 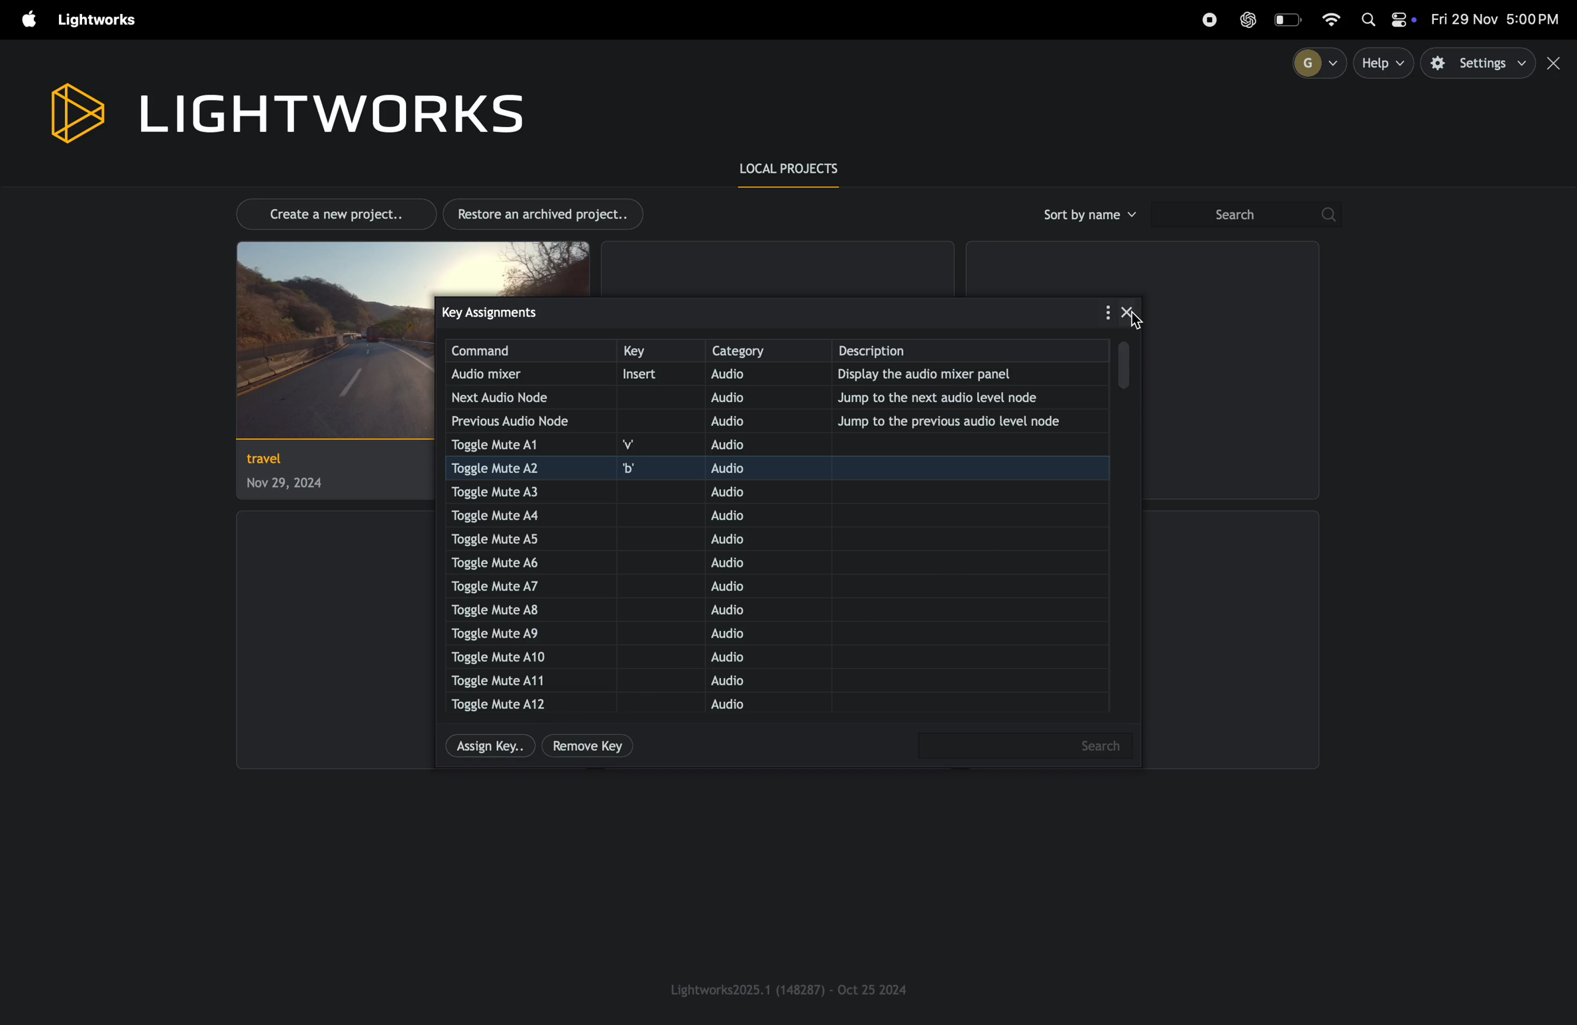 What do you see at coordinates (653, 375) in the screenshot?
I see `insert` at bounding box center [653, 375].